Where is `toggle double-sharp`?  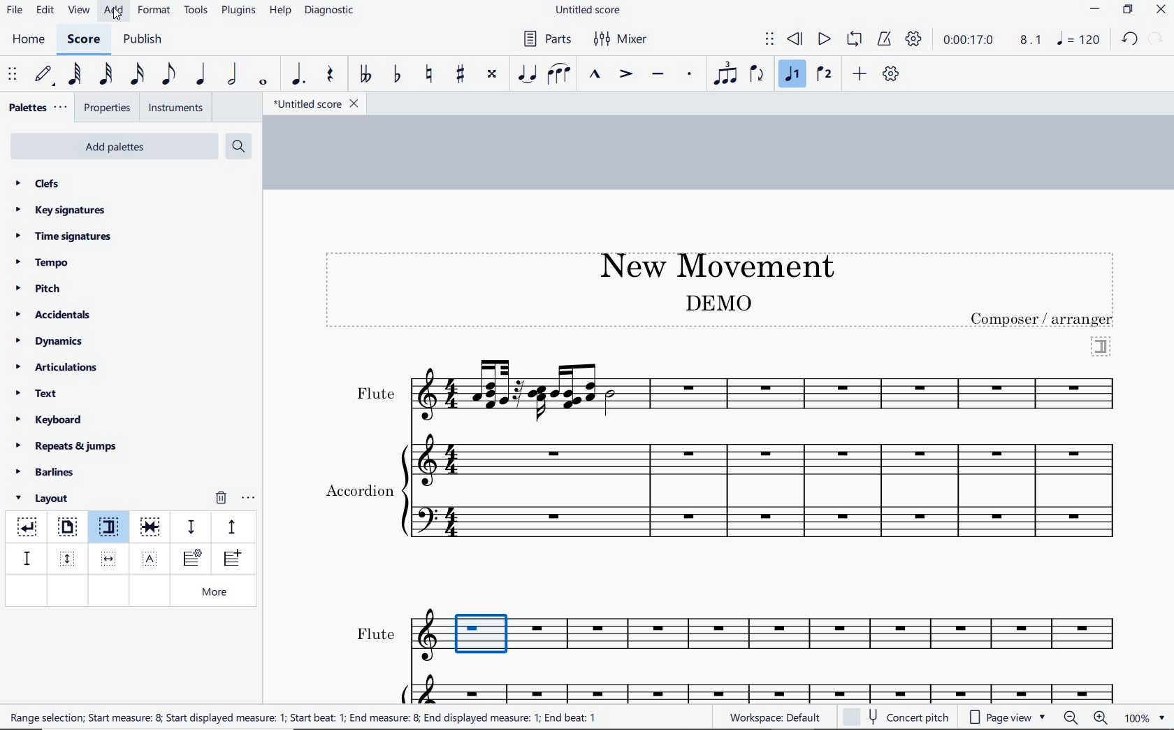 toggle double-sharp is located at coordinates (493, 74).